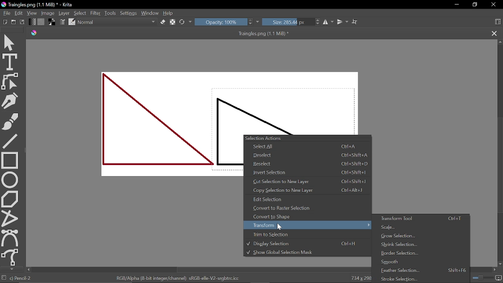 The height and width of the screenshot is (283, 503). What do you see at coordinates (422, 279) in the screenshot?
I see `Stroke selection` at bounding box center [422, 279].